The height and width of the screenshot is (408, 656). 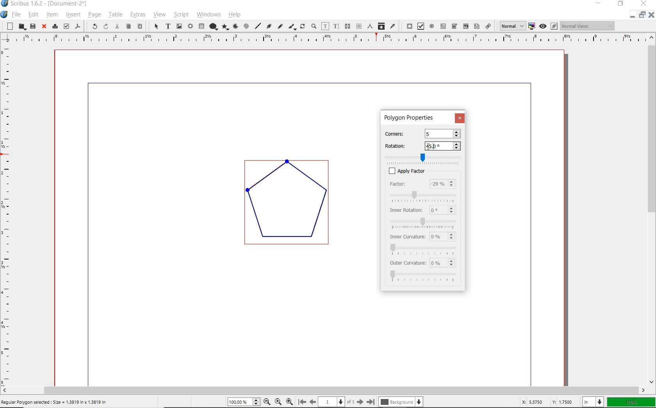 I want to click on ruler, so click(x=8, y=215).